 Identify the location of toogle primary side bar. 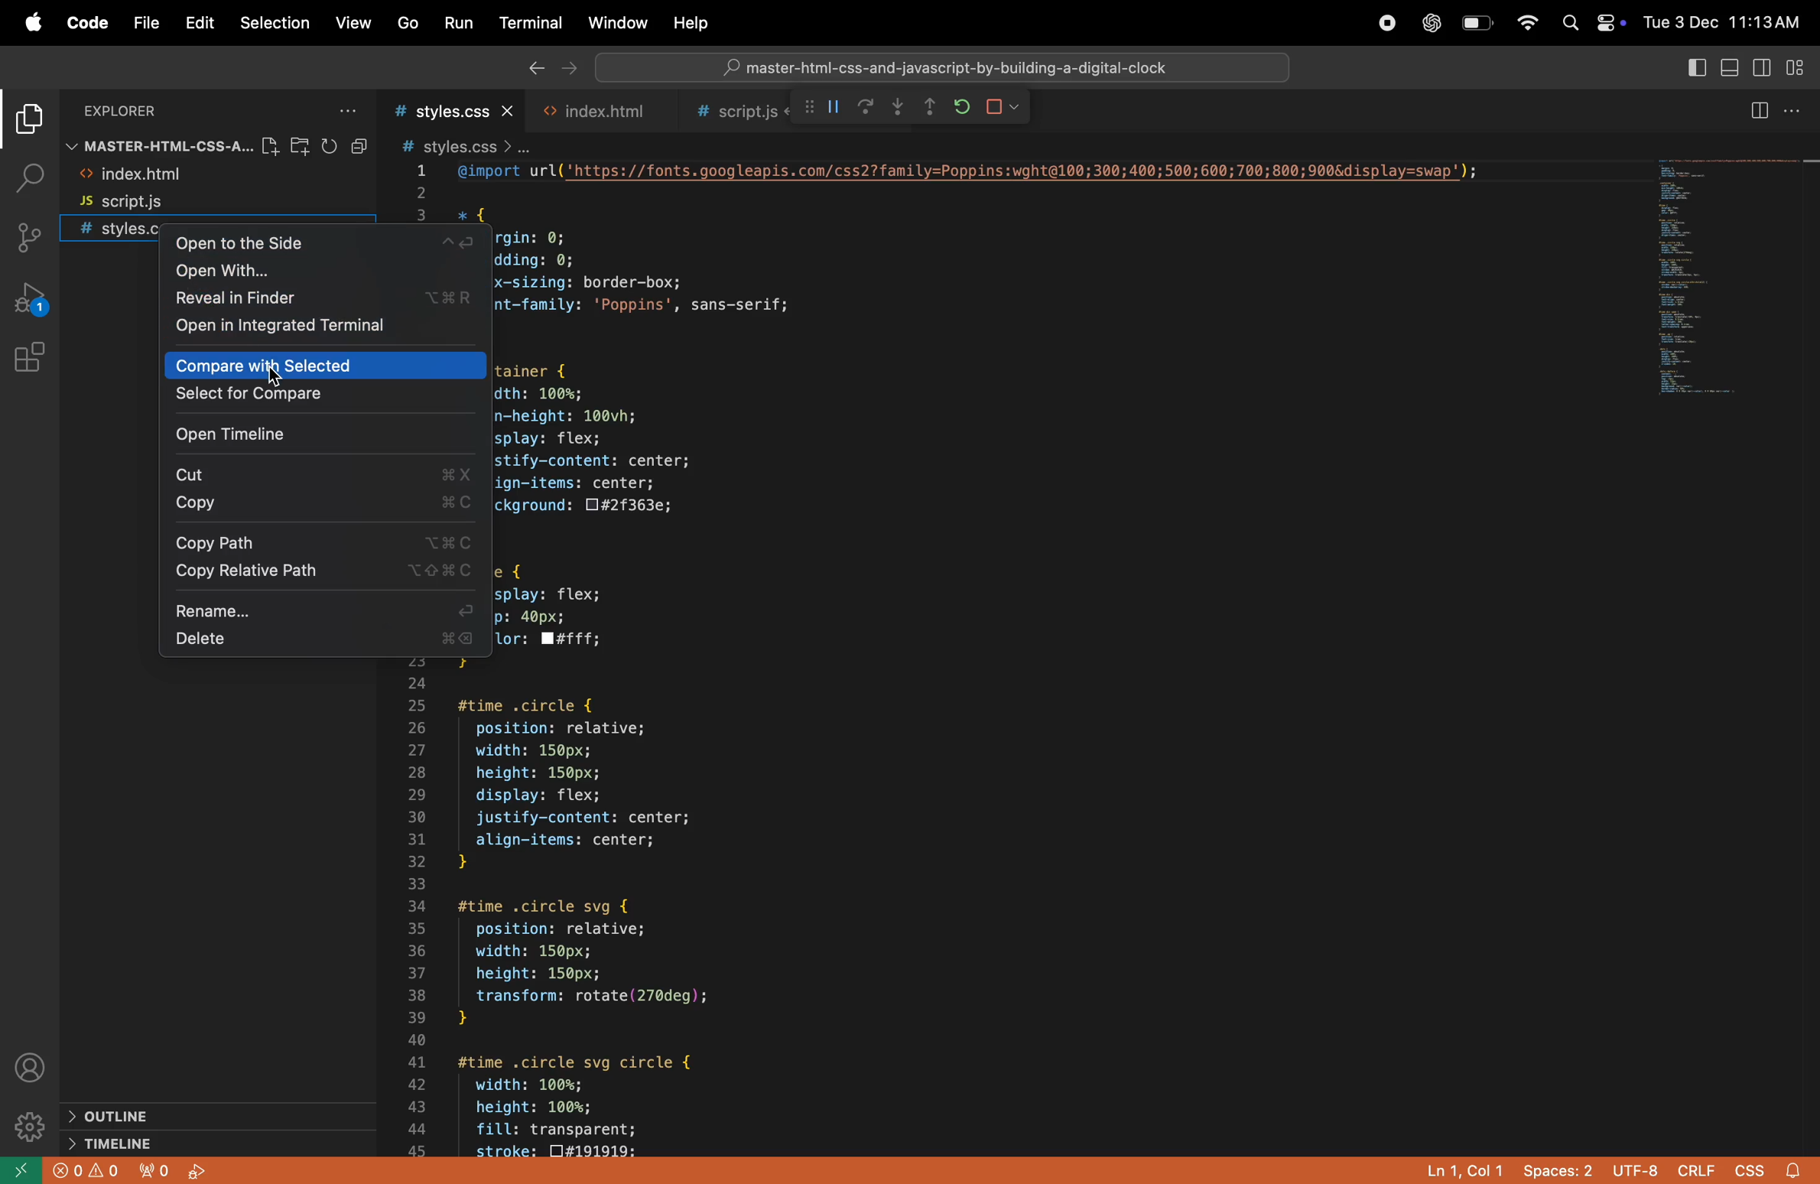
(1694, 69).